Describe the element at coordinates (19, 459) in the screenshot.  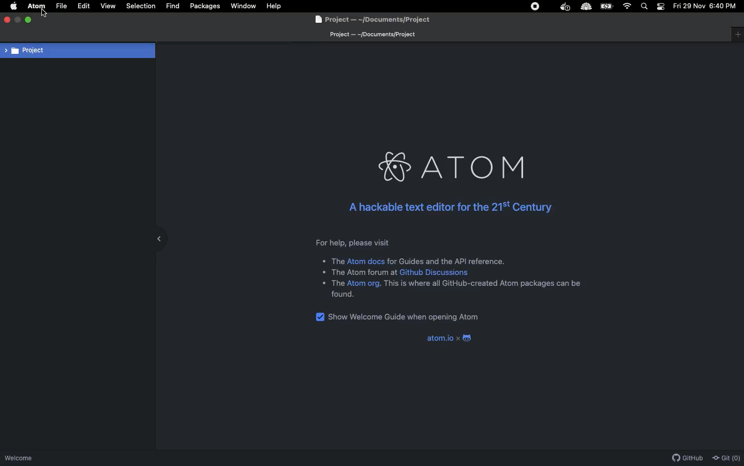
I see `Welome` at that location.